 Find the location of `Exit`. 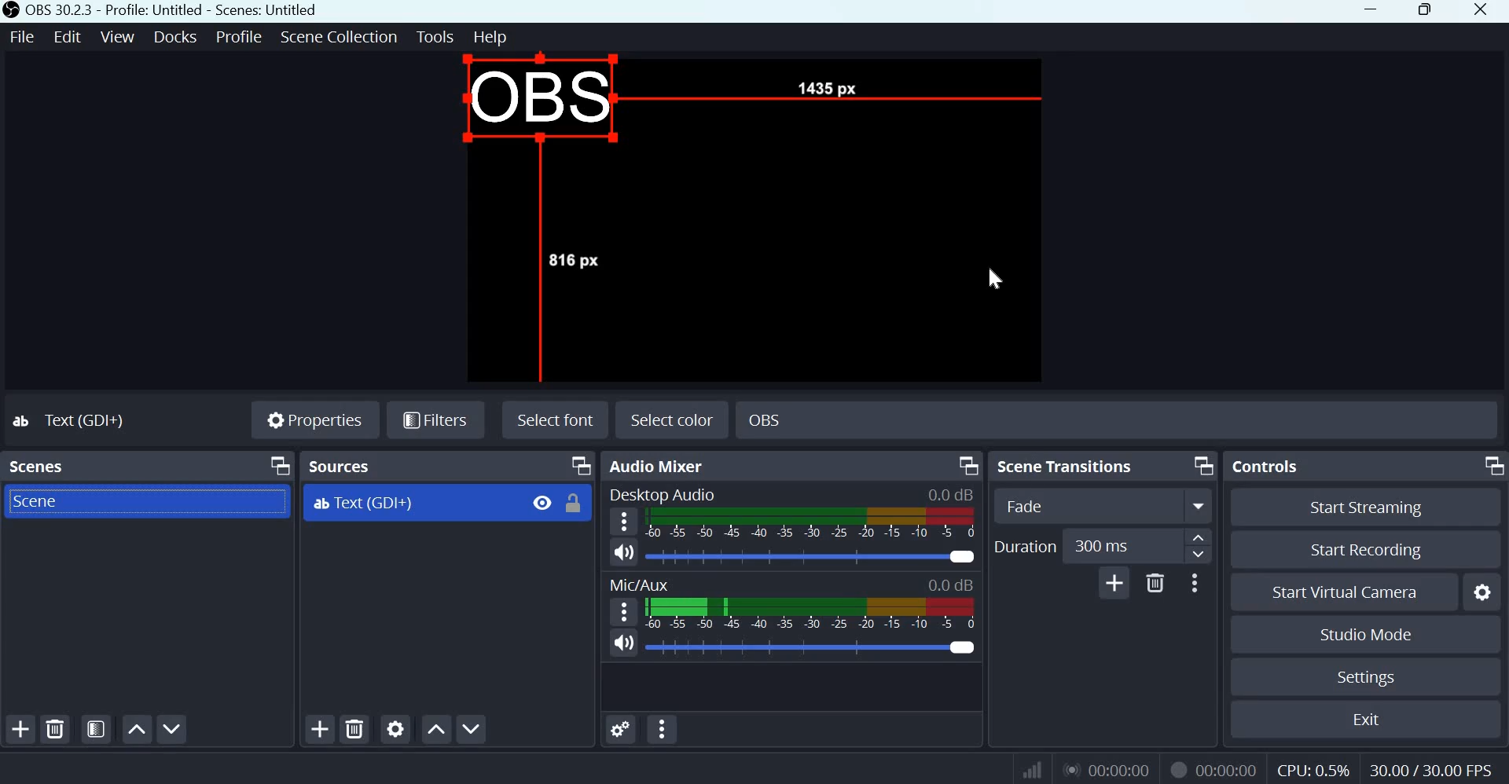

Exit is located at coordinates (1370, 720).